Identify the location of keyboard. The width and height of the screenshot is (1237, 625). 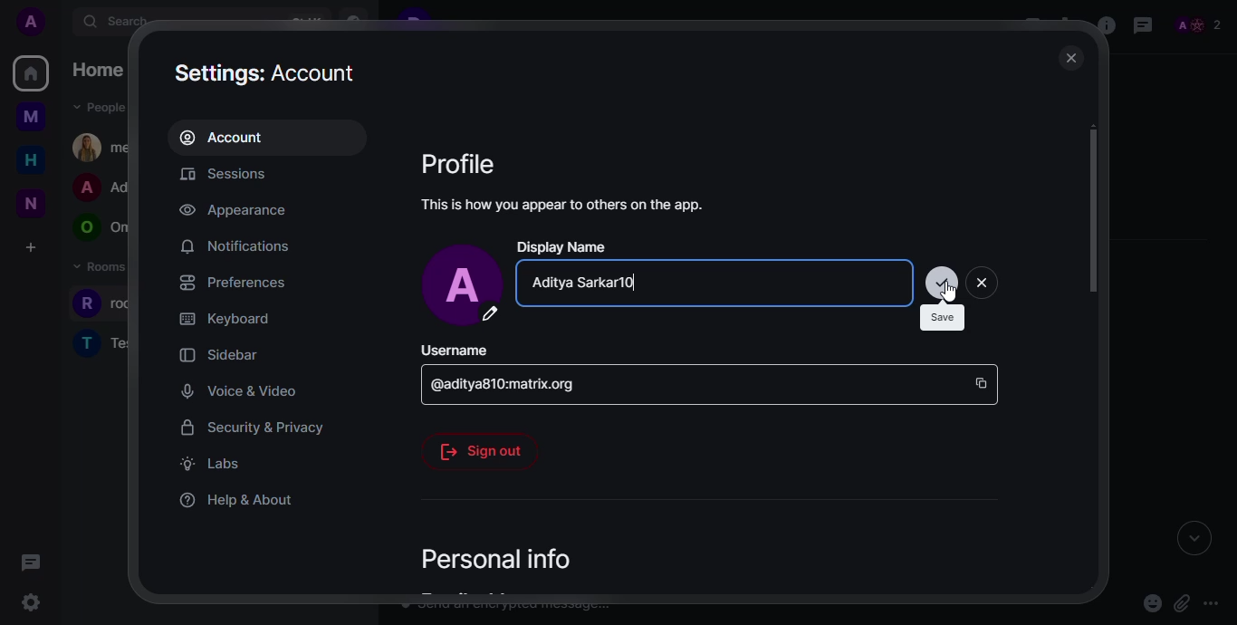
(225, 317).